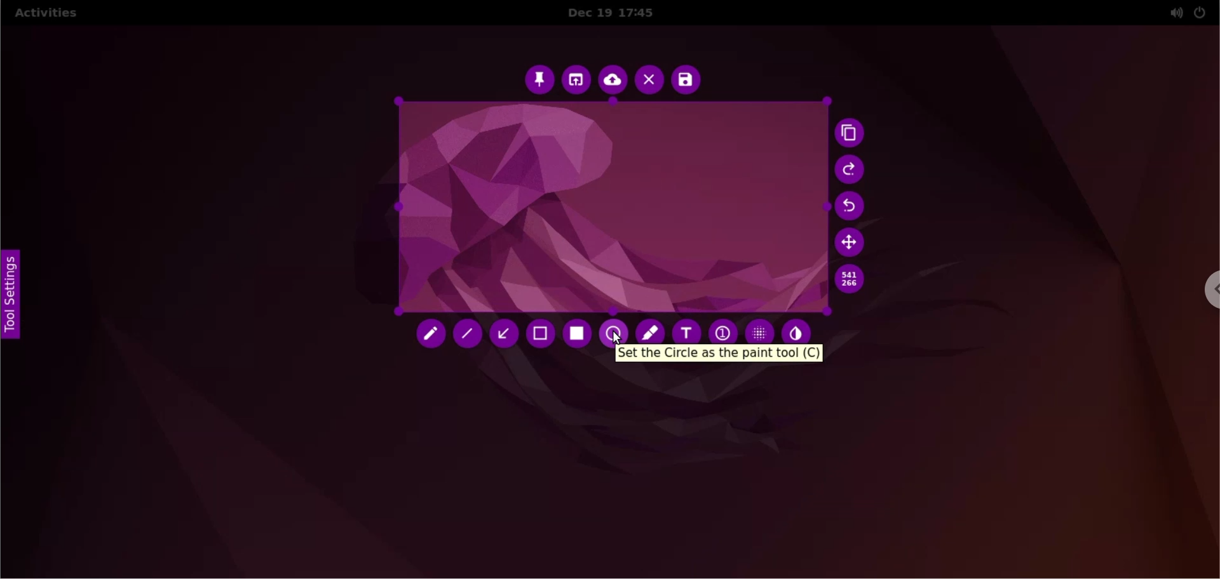 The height and width of the screenshot is (579, 1220). Describe the element at coordinates (719, 353) in the screenshot. I see `set the circle as the paint tool` at that location.